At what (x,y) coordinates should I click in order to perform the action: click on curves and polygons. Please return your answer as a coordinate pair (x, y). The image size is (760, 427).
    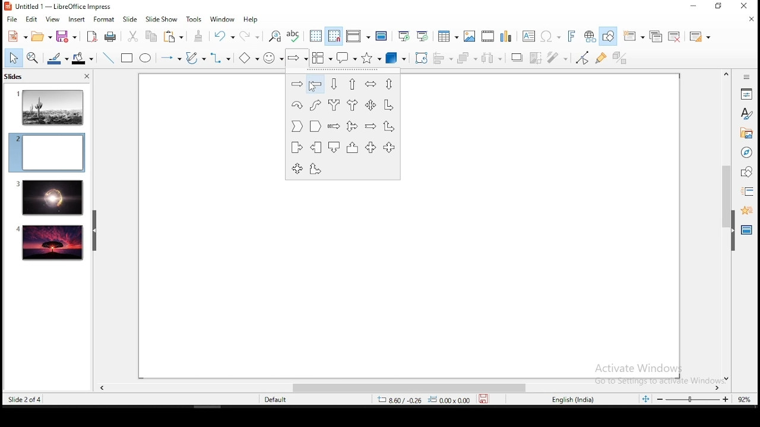
    Looking at the image, I should click on (194, 58).